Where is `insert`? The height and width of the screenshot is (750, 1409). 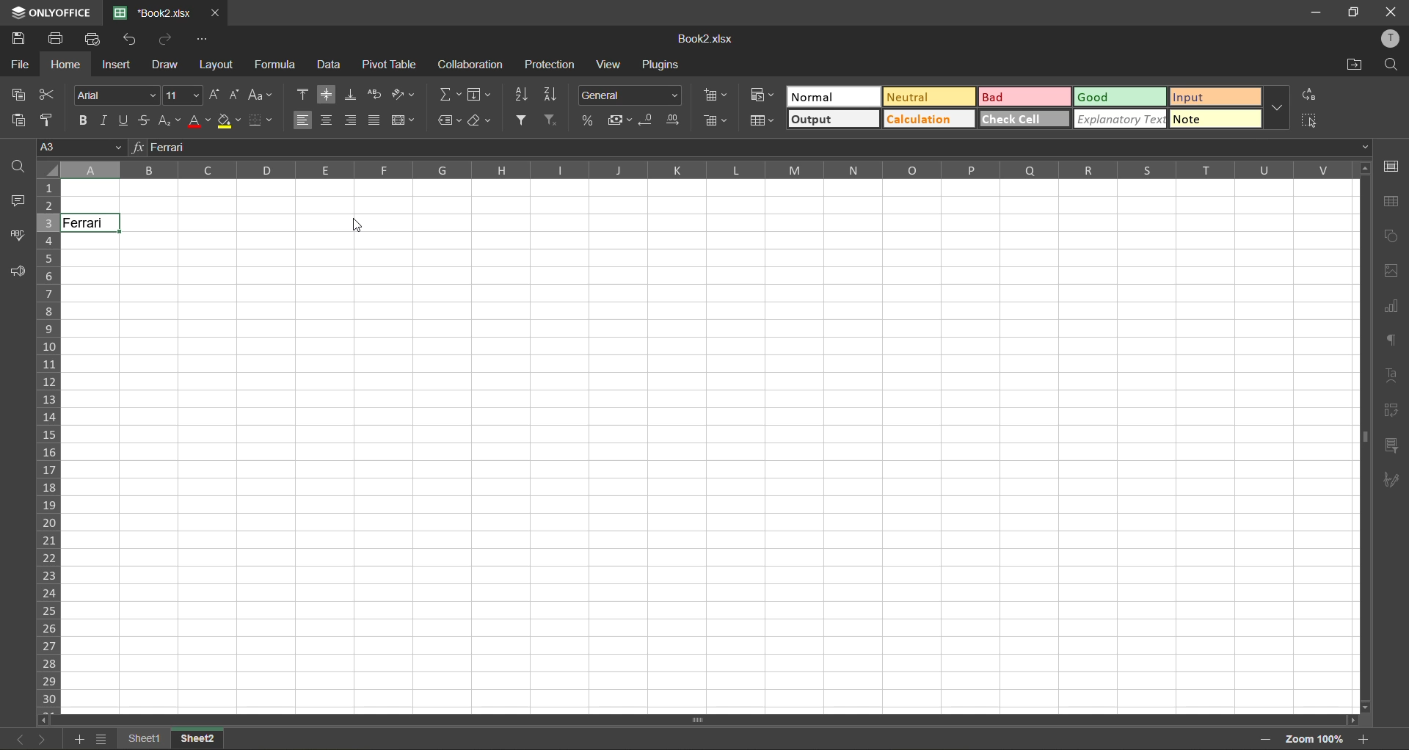 insert is located at coordinates (117, 65).